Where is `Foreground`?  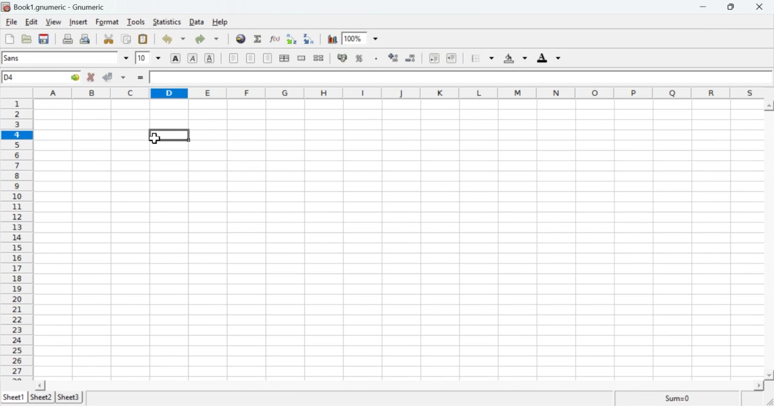
Foreground is located at coordinates (551, 57).